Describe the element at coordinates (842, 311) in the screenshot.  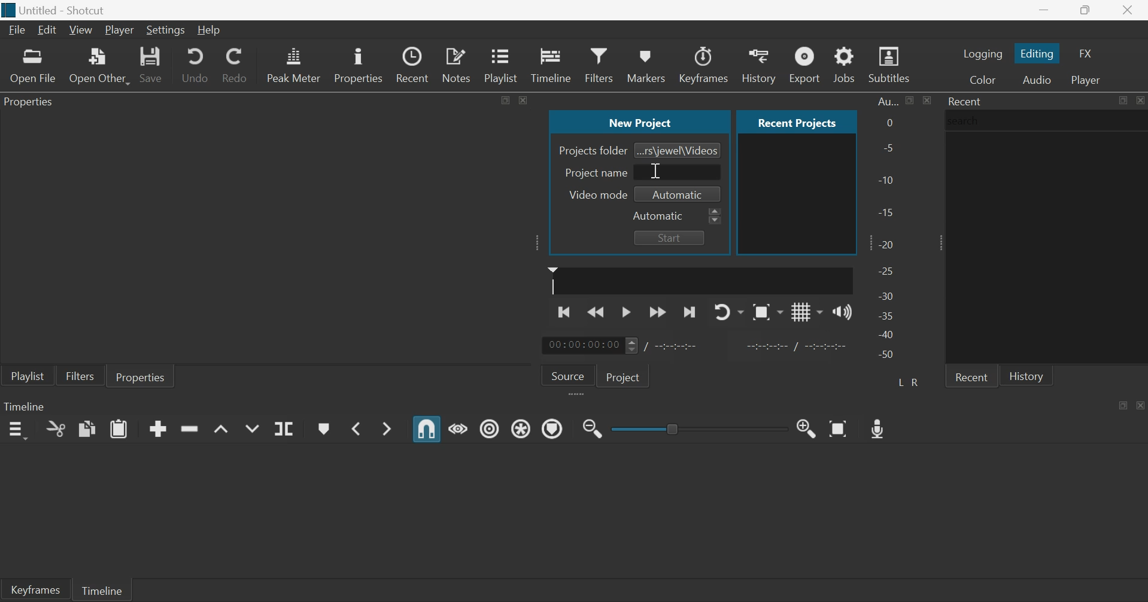
I see `Show the volume control` at that location.